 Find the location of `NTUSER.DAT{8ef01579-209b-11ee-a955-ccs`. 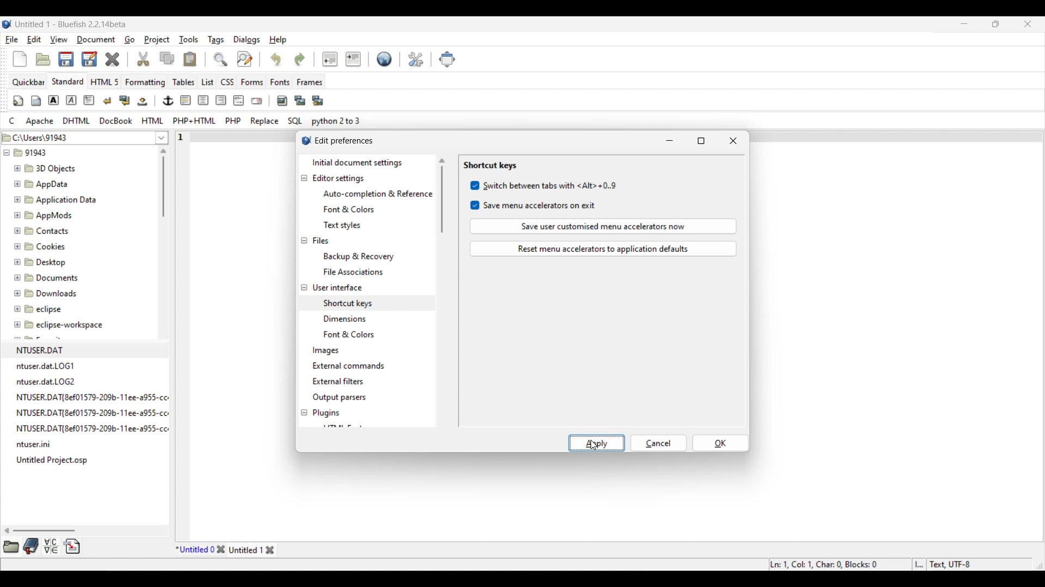

NTUSER.DAT{8ef01579-209b-11ee-a955-ccs is located at coordinates (100, 429).